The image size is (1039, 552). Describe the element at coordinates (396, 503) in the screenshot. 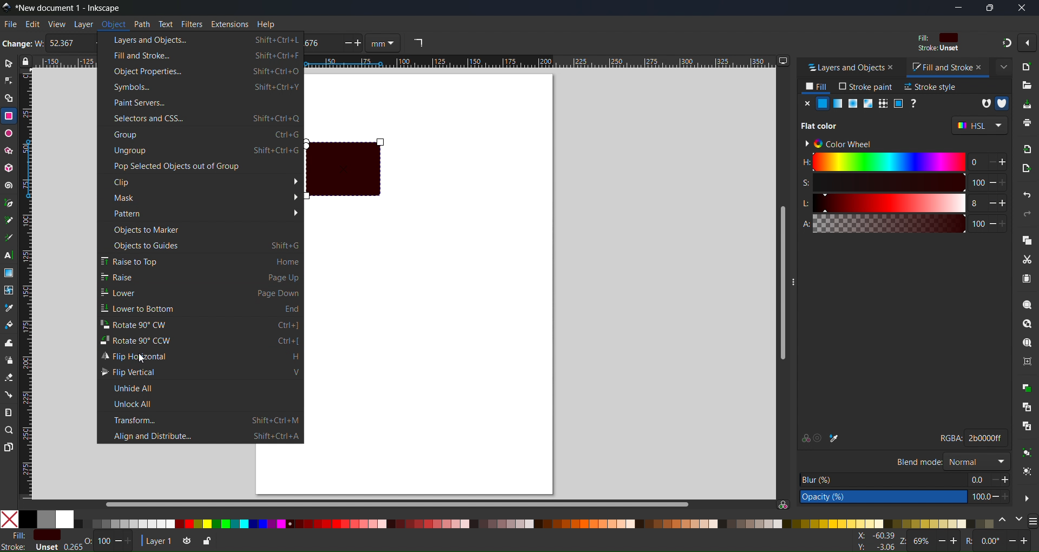

I see `Horizontal scroll bar` at that location.